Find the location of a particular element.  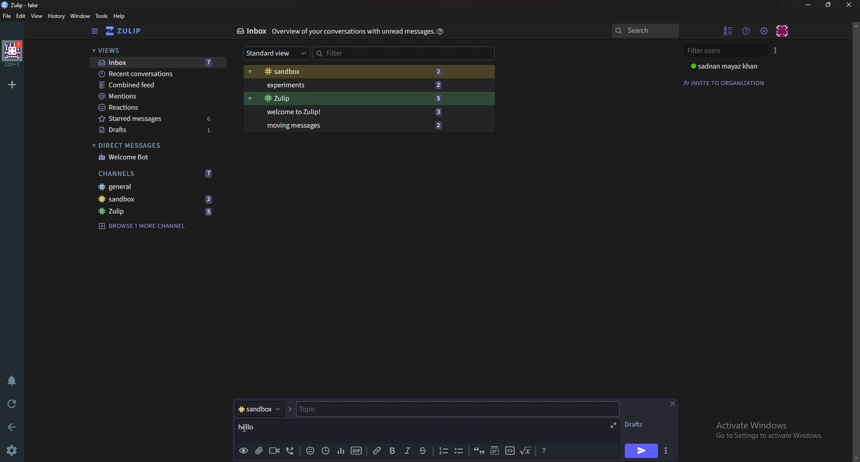

Sandbox is located at coordinates (353, 73).